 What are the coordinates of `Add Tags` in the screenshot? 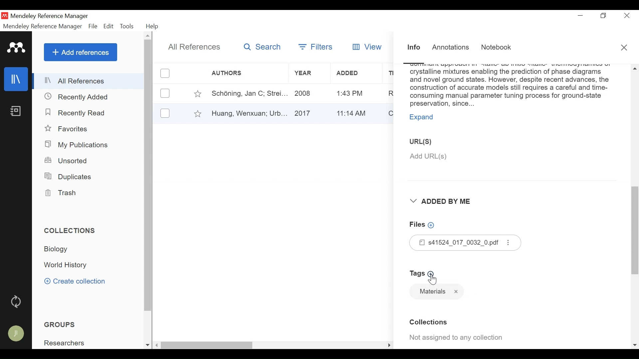 It's located at (424, 274).